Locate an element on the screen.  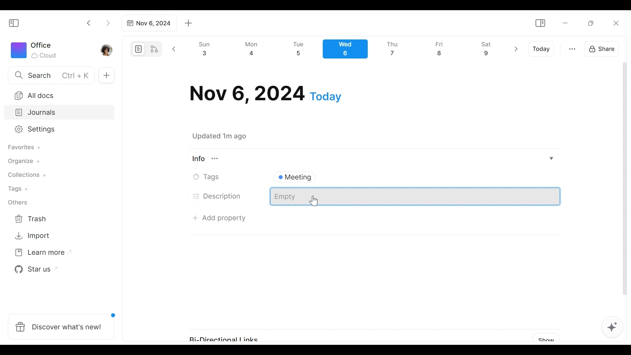
Learn more is located at coordinates (40, 254).